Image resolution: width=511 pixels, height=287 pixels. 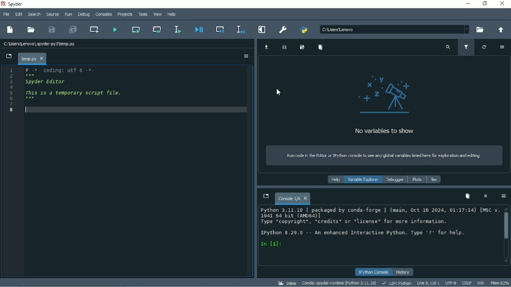 I want to click on Mem, so click(x=500, y=283).